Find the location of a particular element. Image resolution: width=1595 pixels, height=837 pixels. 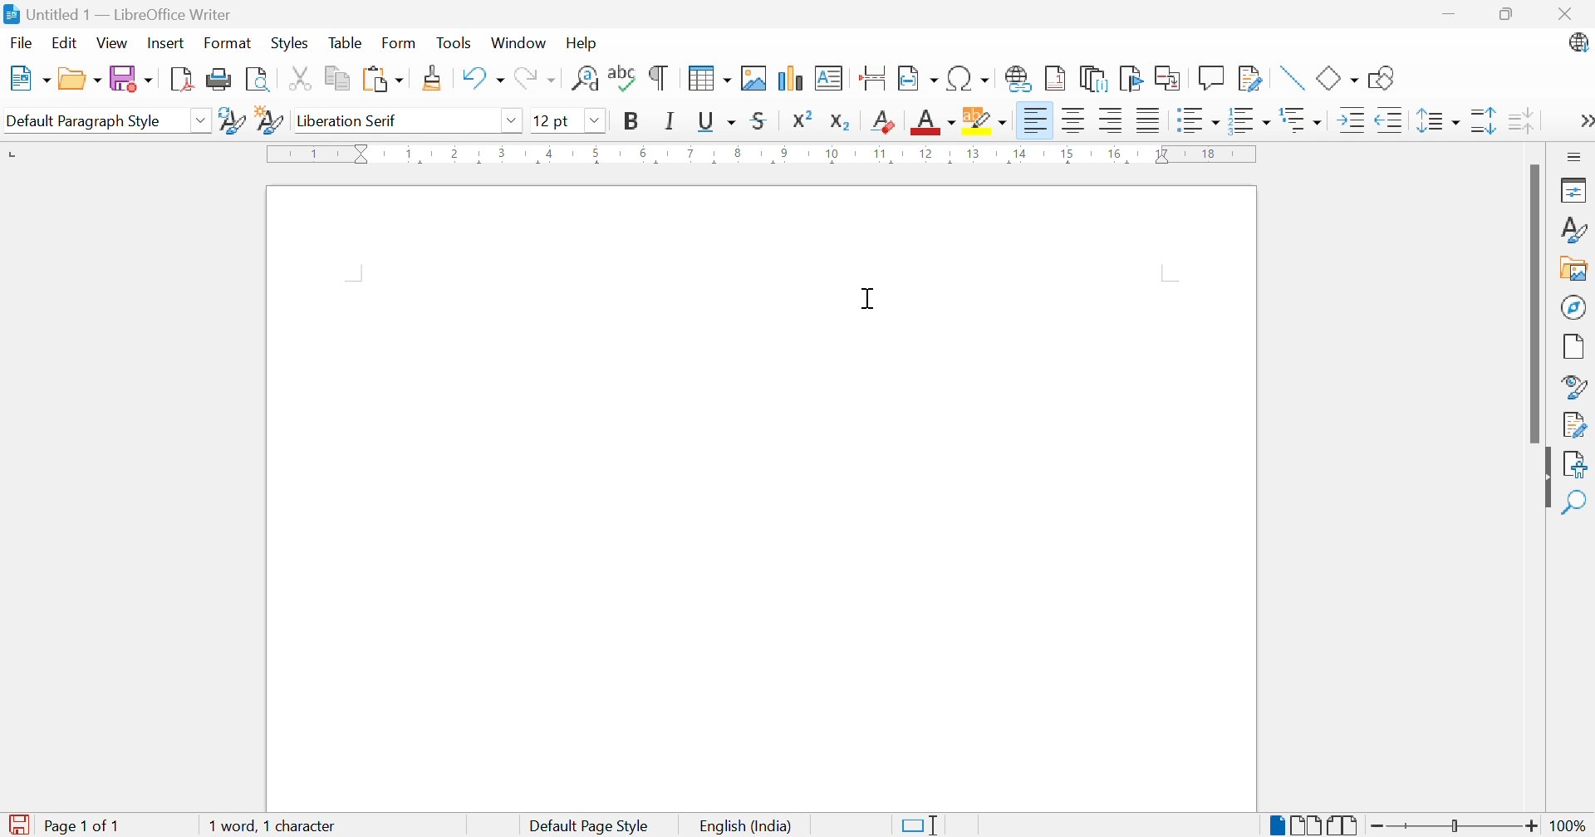

Styles is located at coordinates (288, 44).